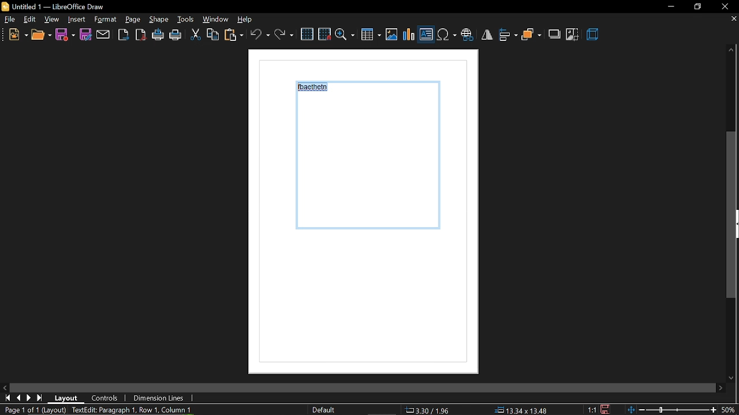 This screenshot has height=415, width=739. What do you see at coordinates (345, 34) in the screenshot?
I see `zoom` at bounding box center [345, 34].